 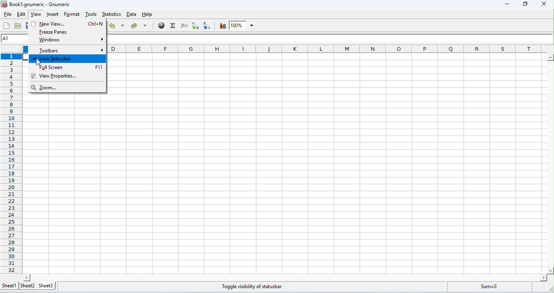 What do you see at coordinates (331, 38) in the screenshot?
I see `formula bar` at bounding box center [331, 38].